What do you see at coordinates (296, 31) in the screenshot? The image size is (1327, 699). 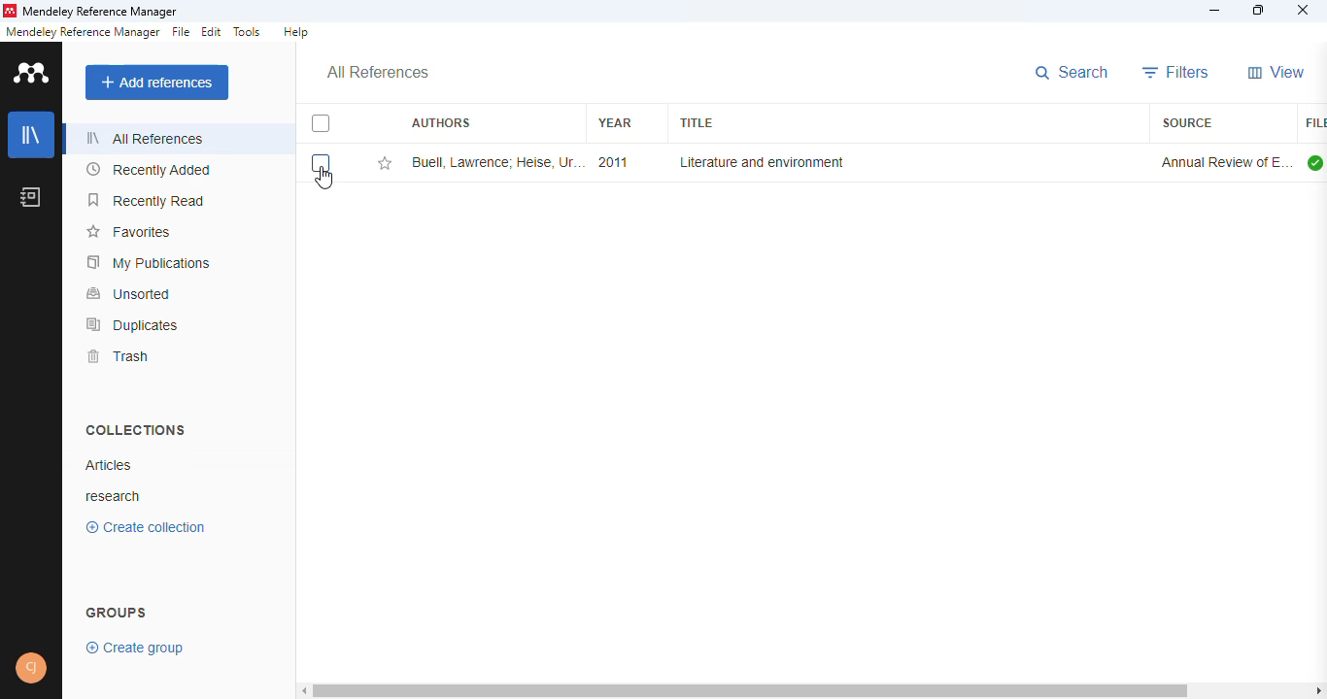 I see `help` at bounding box center [296, 31].